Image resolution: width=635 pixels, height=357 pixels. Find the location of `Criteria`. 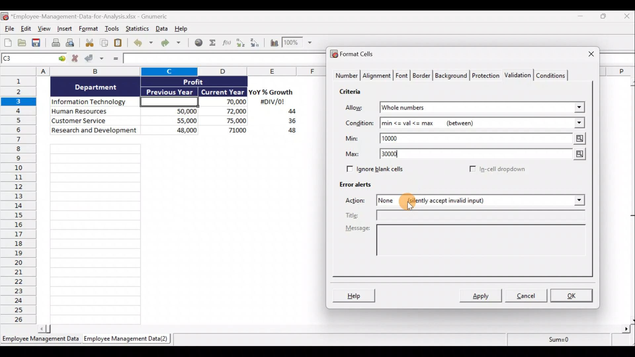

Criteria is located at coordinates (351, 93).